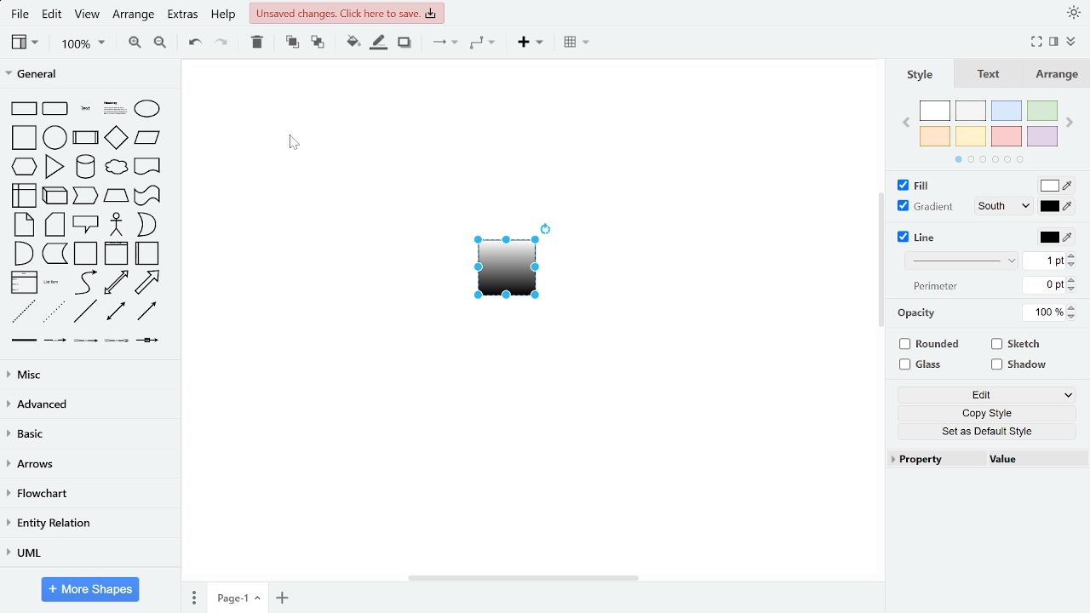 This screenshot has width=1090, height=613. Describe the element at coordinates (83, 166) in the screenshot. I see `general shapes` at that location.